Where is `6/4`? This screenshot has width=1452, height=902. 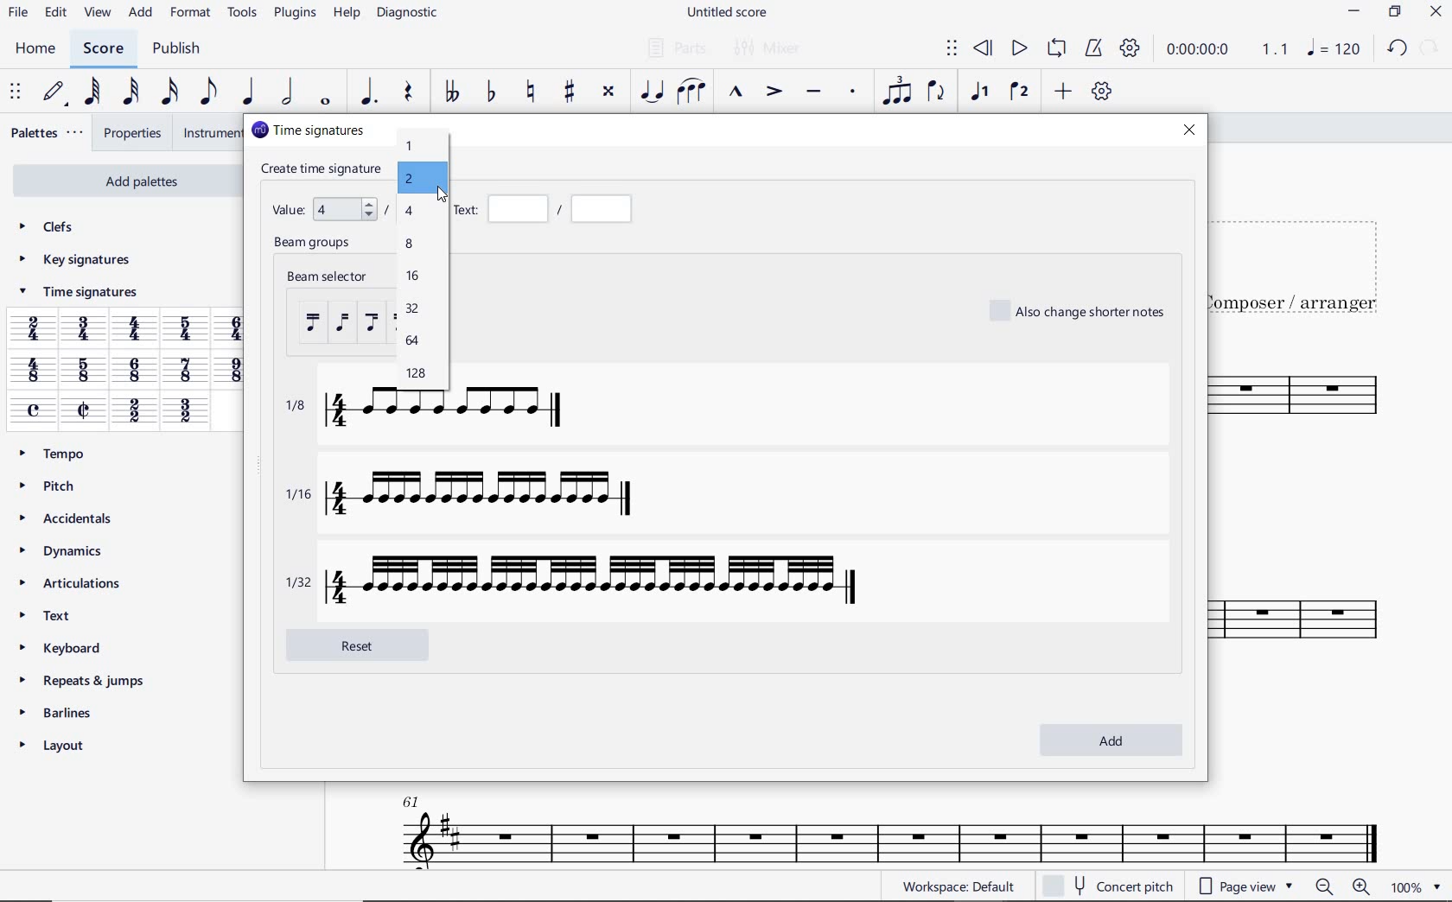 6/4 is located at coordinates (236, 328).